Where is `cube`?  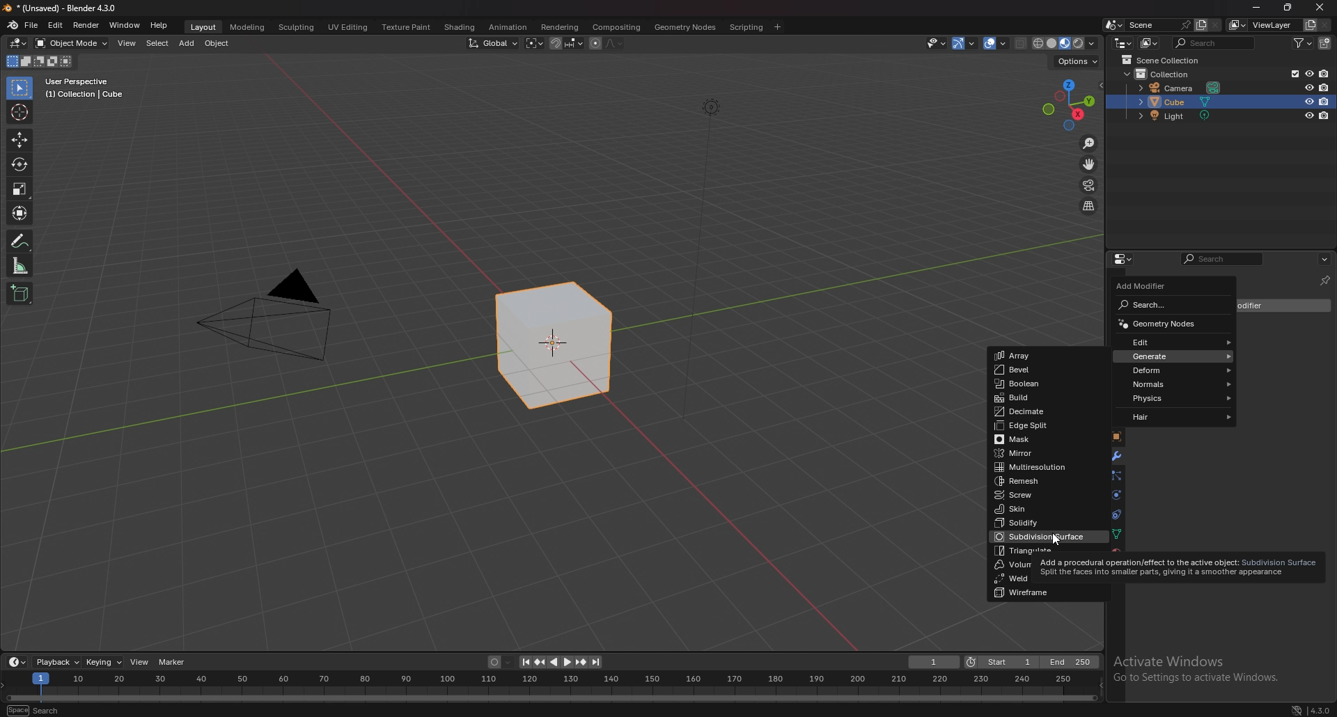 cube is located at coordinates (1189, 102).